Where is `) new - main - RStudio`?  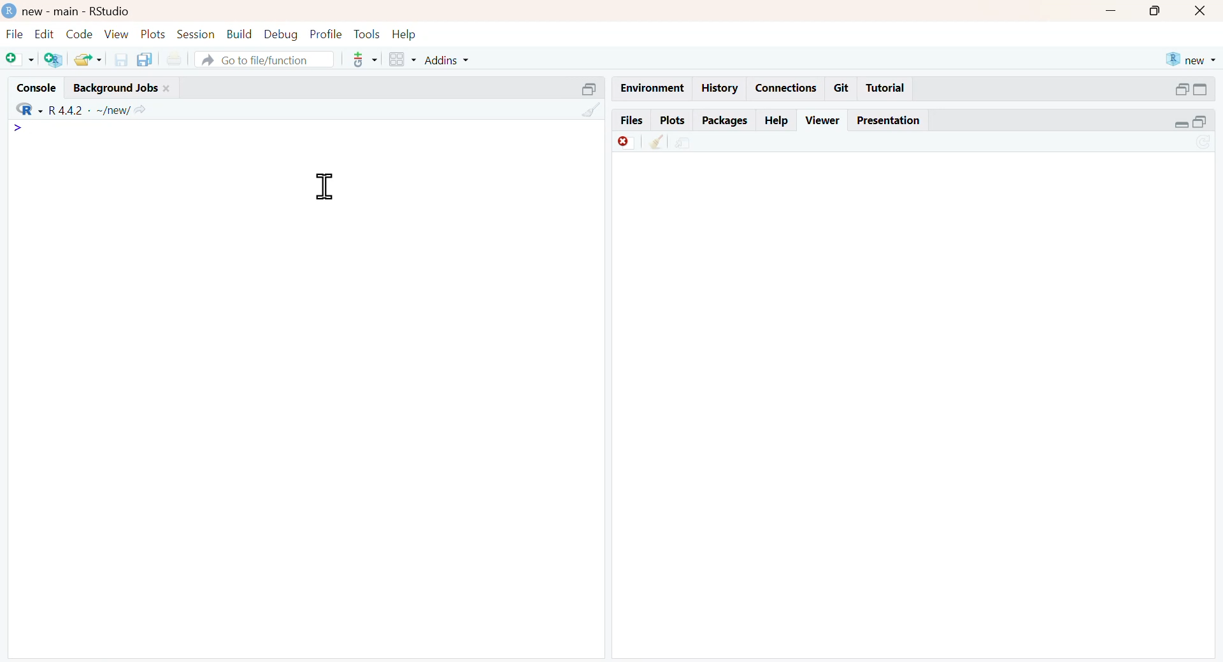
) new - main - RStudio is located at coordinates (93, 11).